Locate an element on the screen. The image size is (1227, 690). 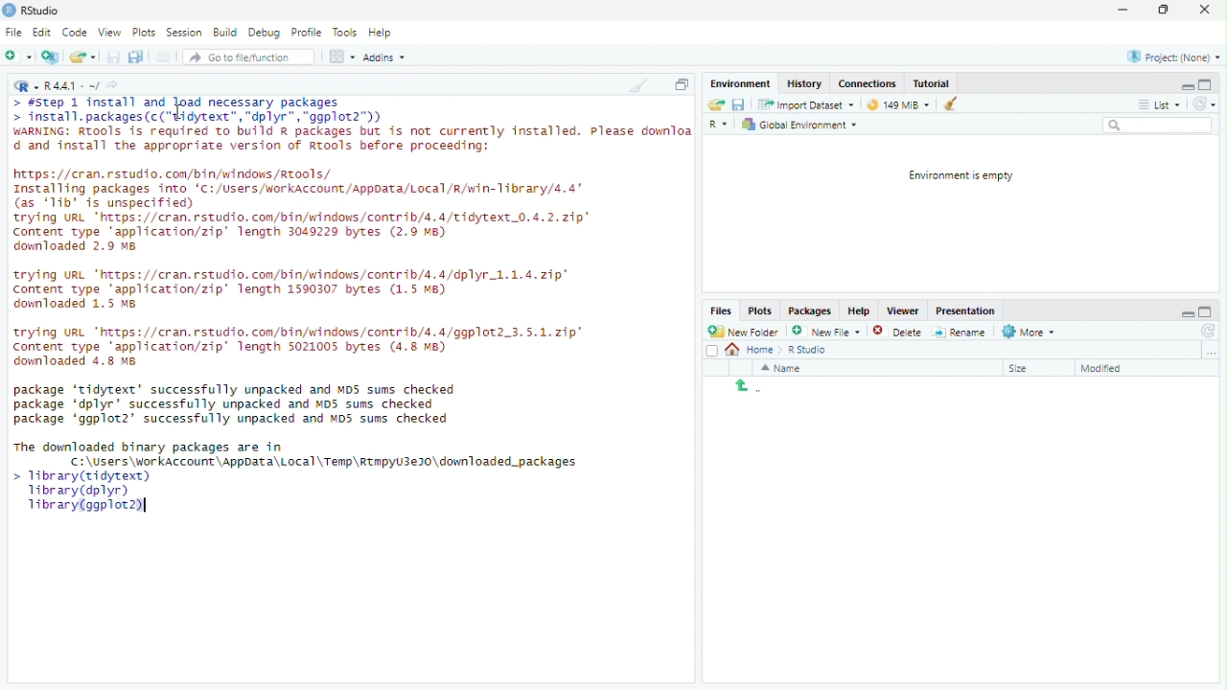
Minimize is located at coordinates (1122, 10).